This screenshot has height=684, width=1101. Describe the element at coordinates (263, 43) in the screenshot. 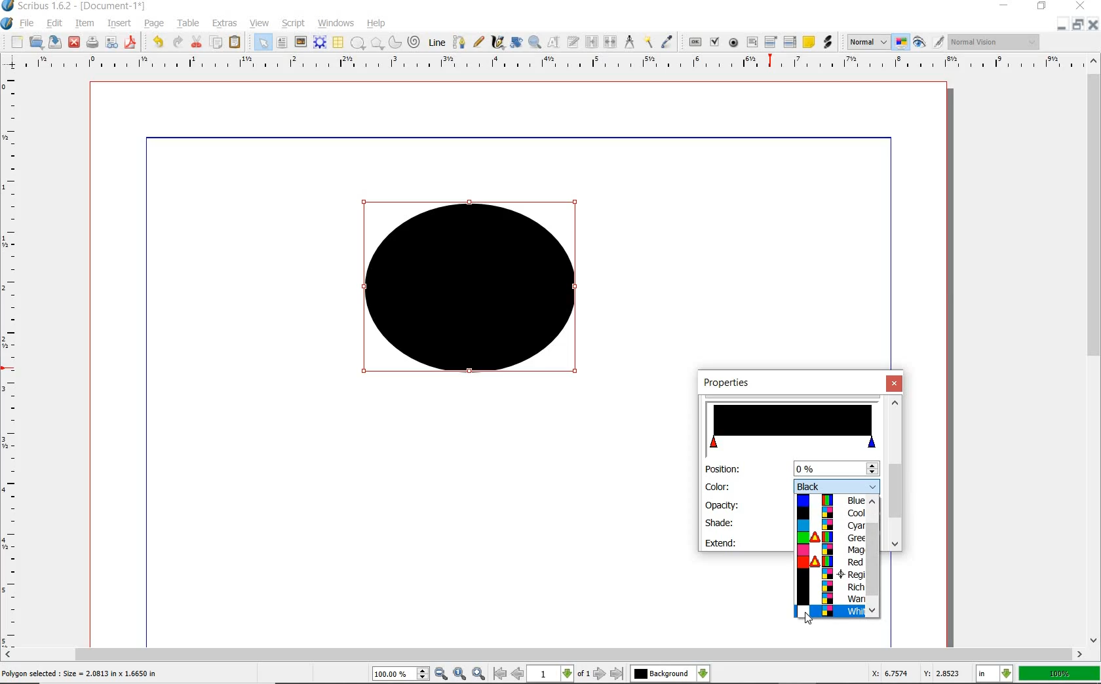

I see `SELECT` at that location.